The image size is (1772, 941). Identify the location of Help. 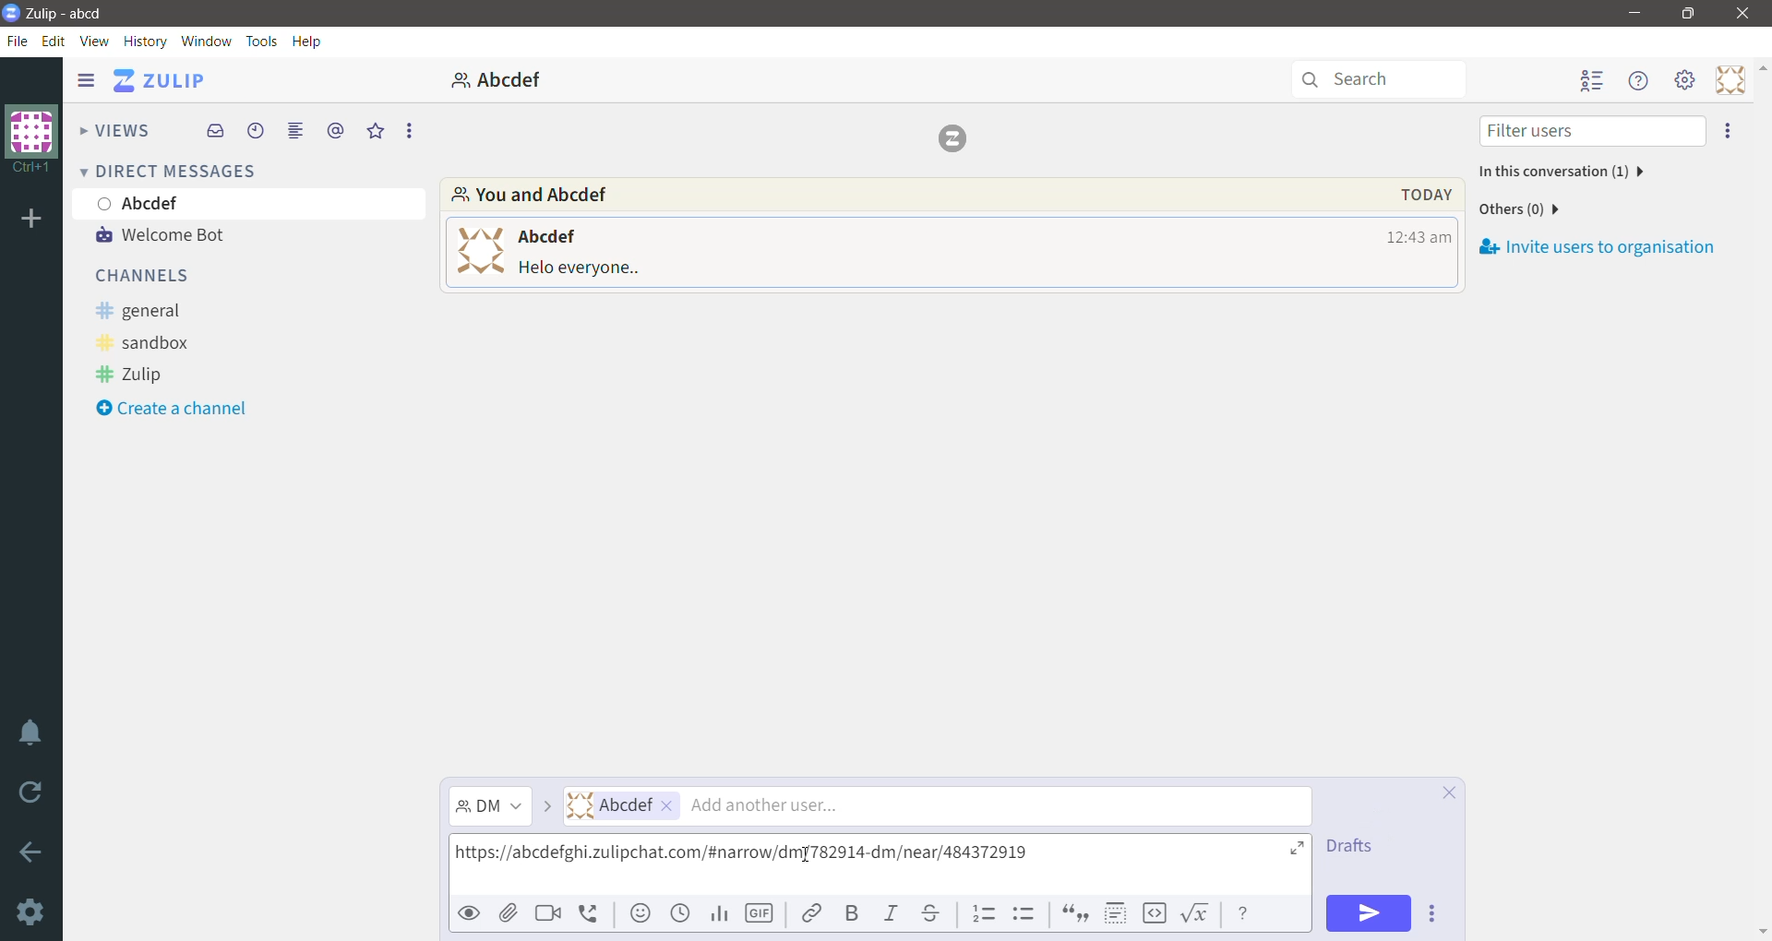
(311, 41).